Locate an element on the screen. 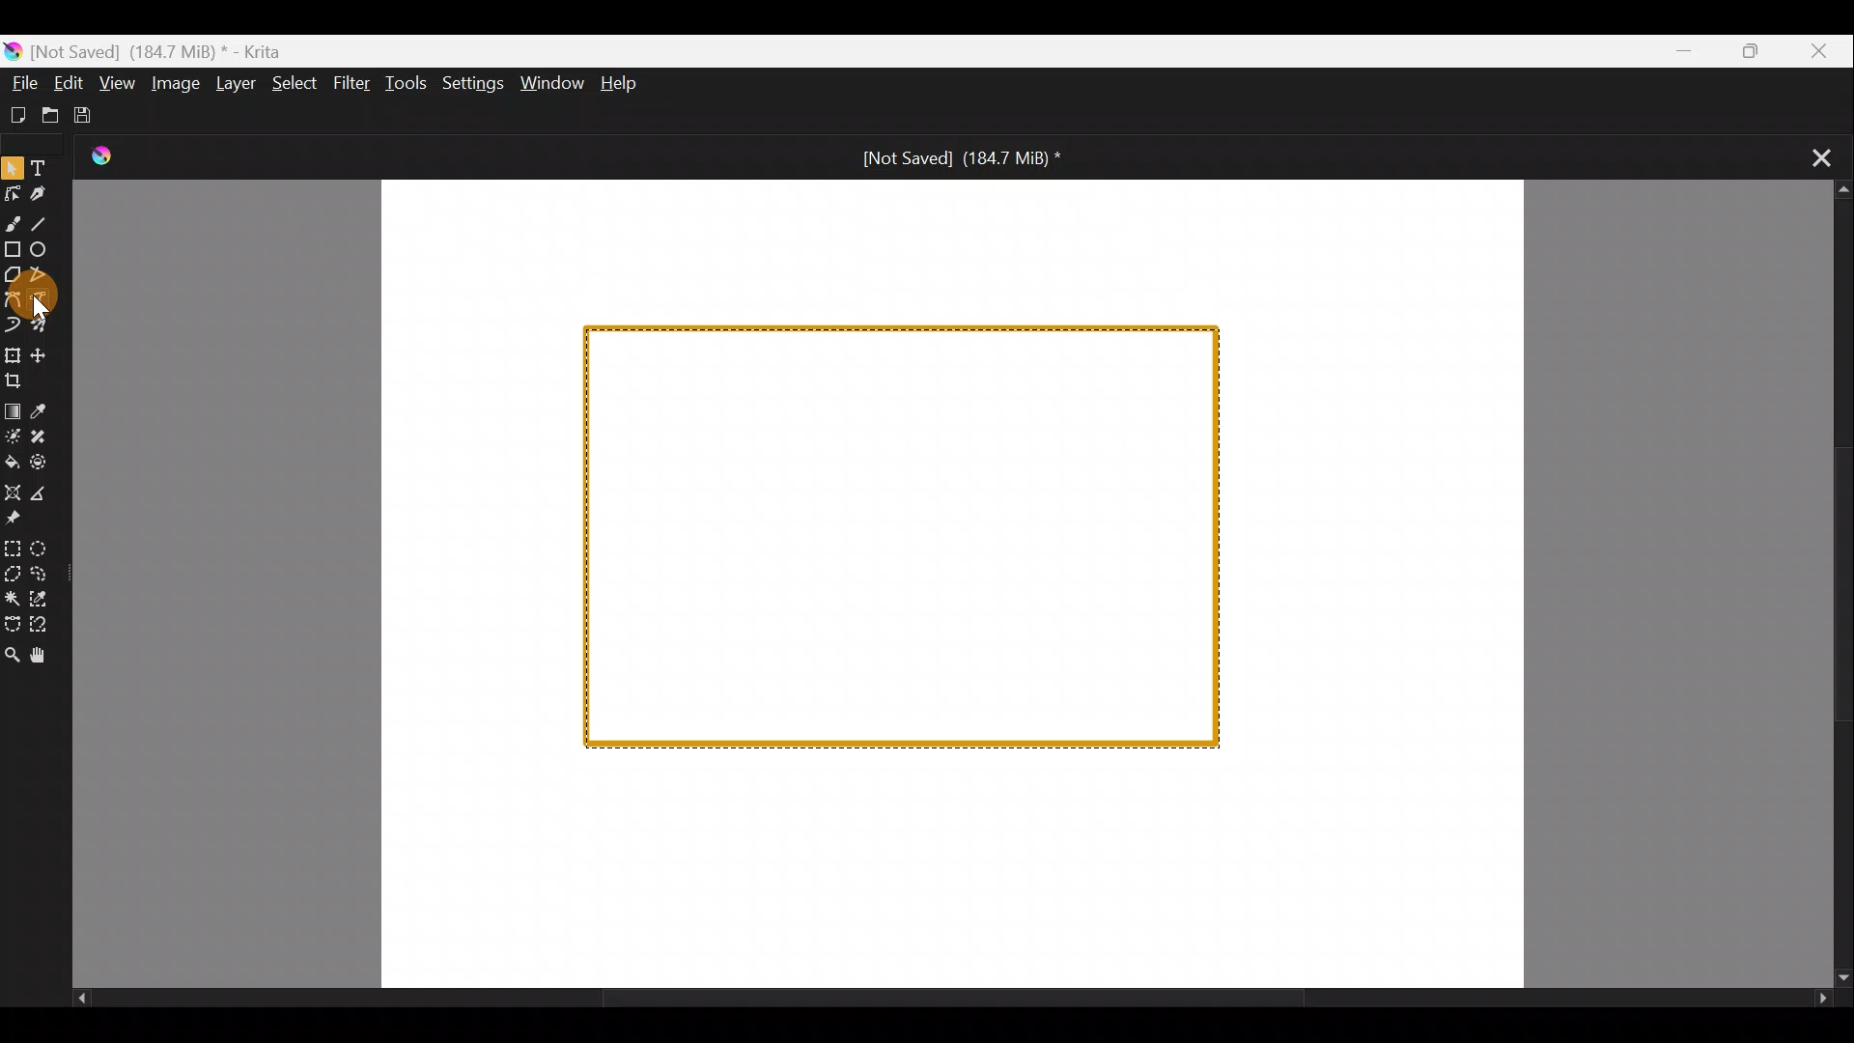 This screenshot has width=1854, height=1043. Zoom tool is located at coordinates (12, 655).